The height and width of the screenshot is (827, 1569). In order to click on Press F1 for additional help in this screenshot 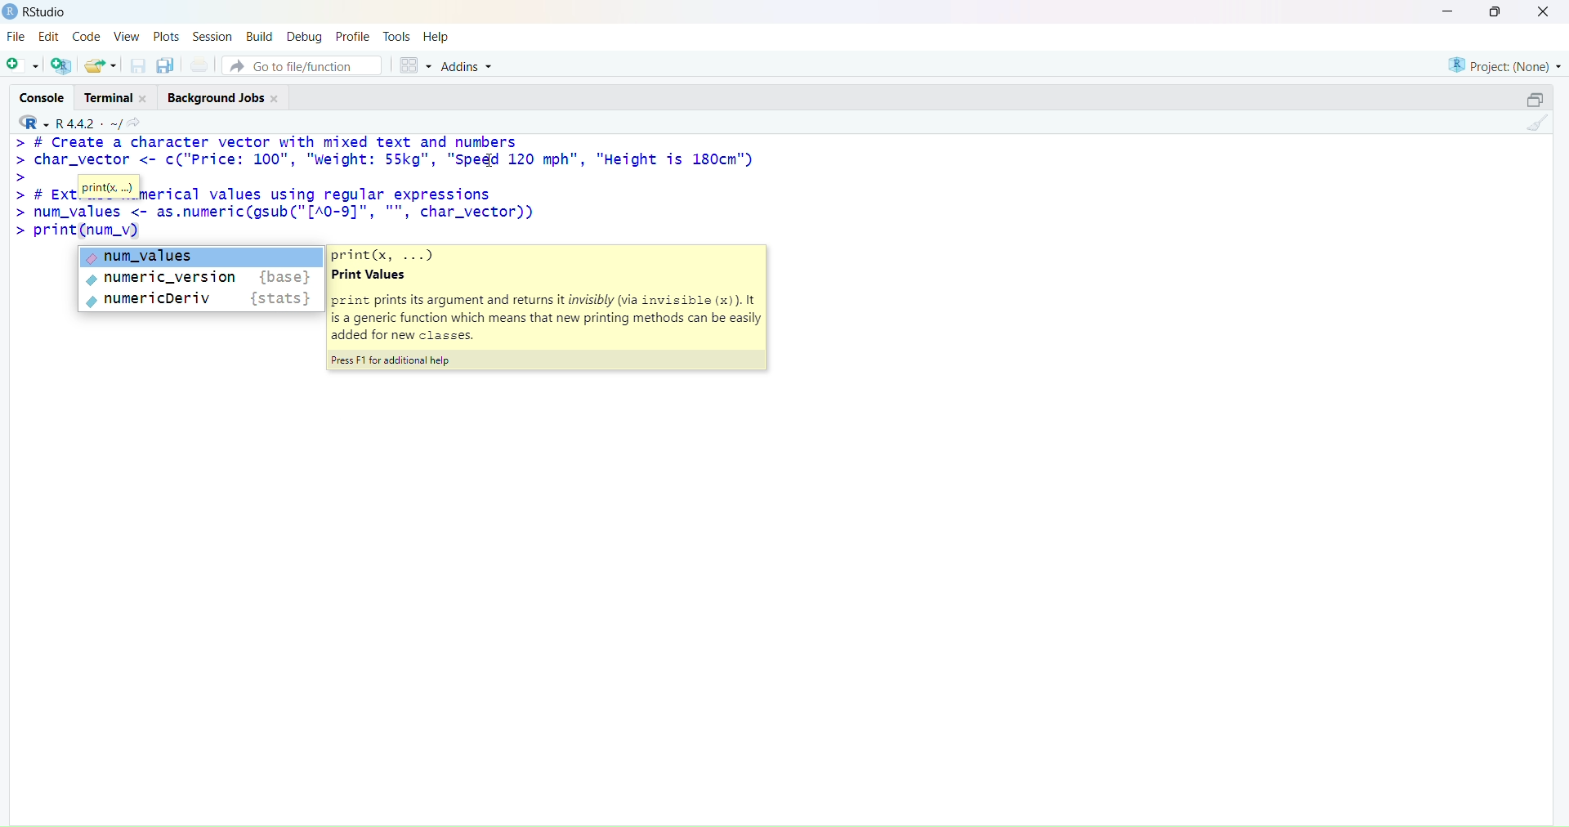, I will do `click(394, 361)`.